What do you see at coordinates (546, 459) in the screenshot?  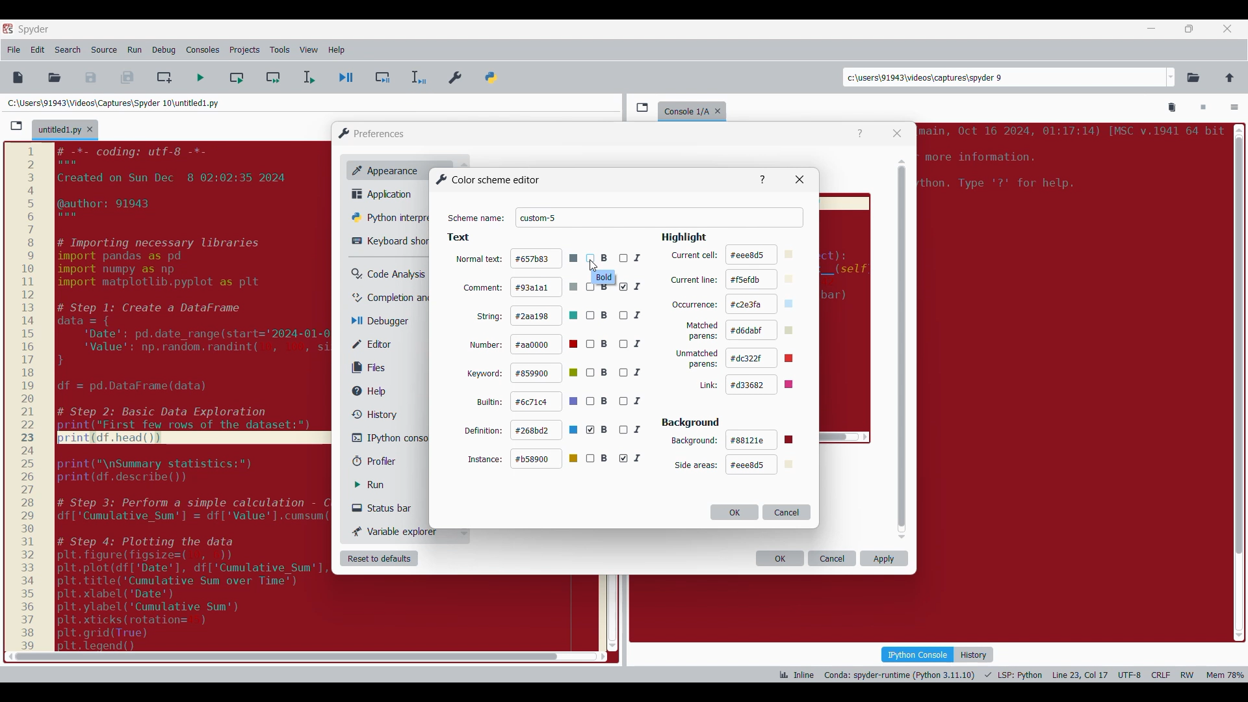 I see `#b58900` at bounding box center [546, 459].